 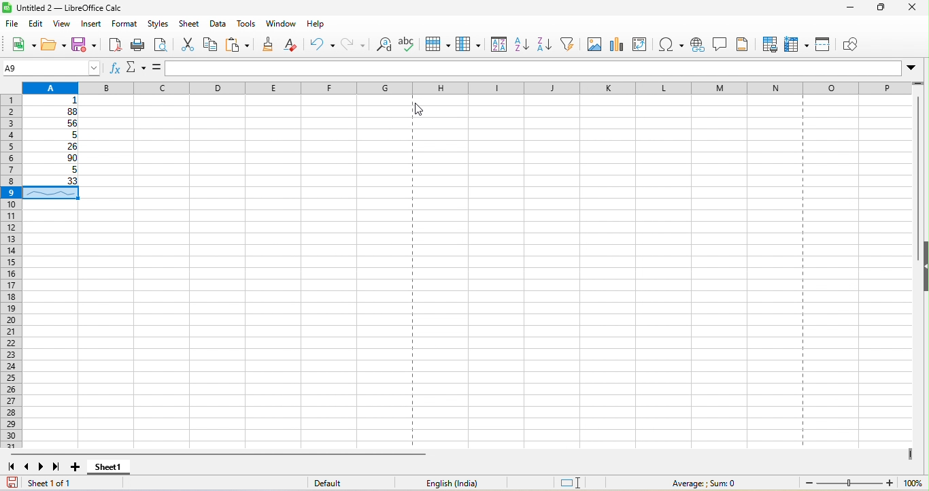 What do you see at coordinates (247, 24) in the screenshot?
I see `tools` at bounding box center [247, 24].